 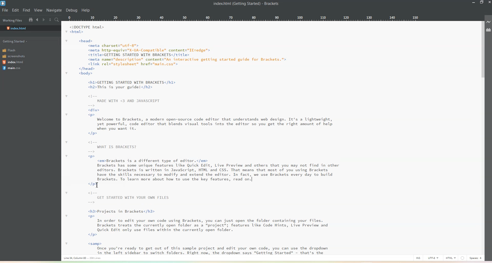 I want to click on Maximize, so click(x=482, y=3).